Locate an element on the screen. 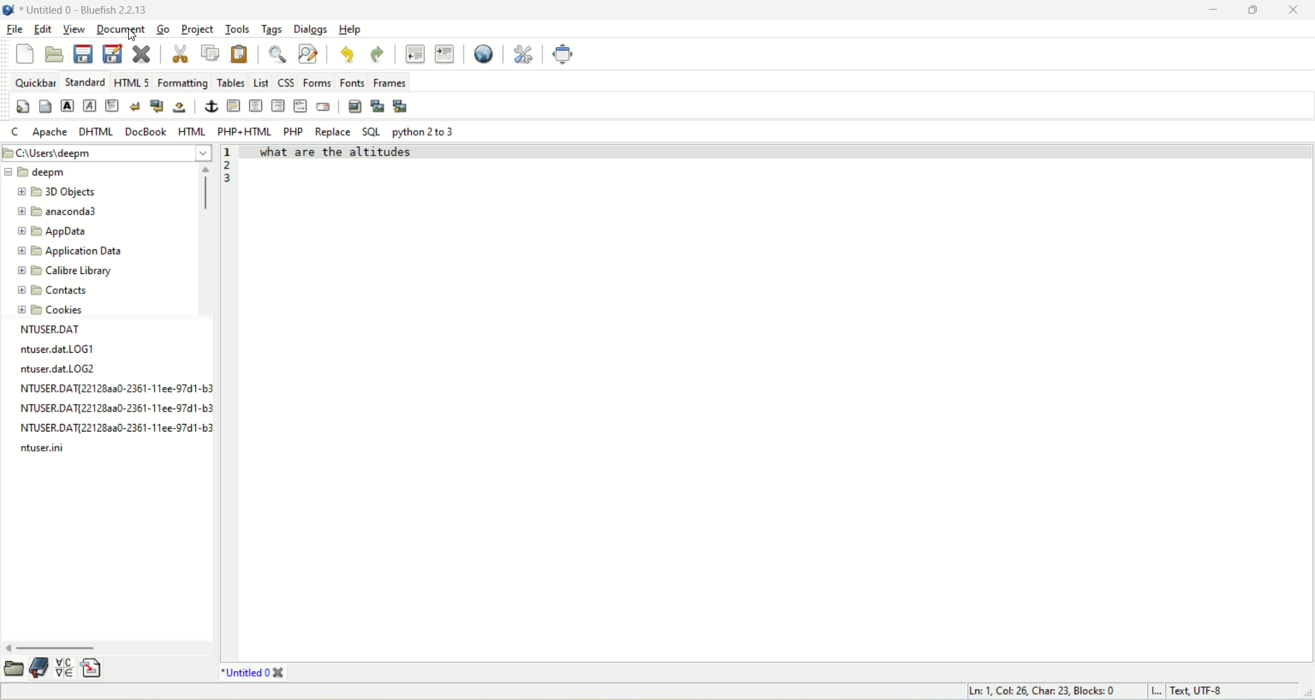 The height and width of the screenshot is (700, 1315). HTML comment is located at coordinates (300, 108).